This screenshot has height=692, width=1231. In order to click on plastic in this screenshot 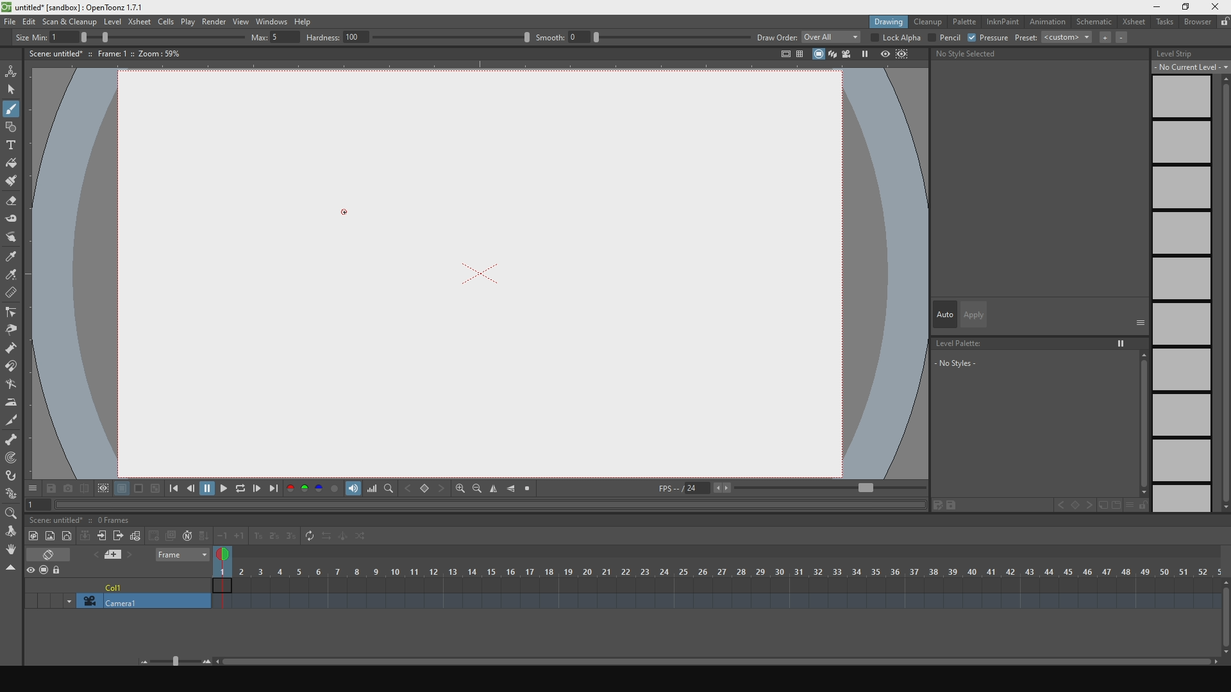, I will do `click(12, 495)`.